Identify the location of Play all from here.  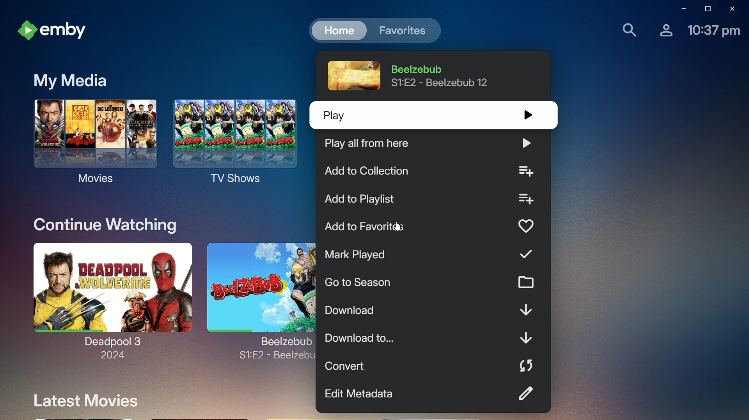
(430, 144).